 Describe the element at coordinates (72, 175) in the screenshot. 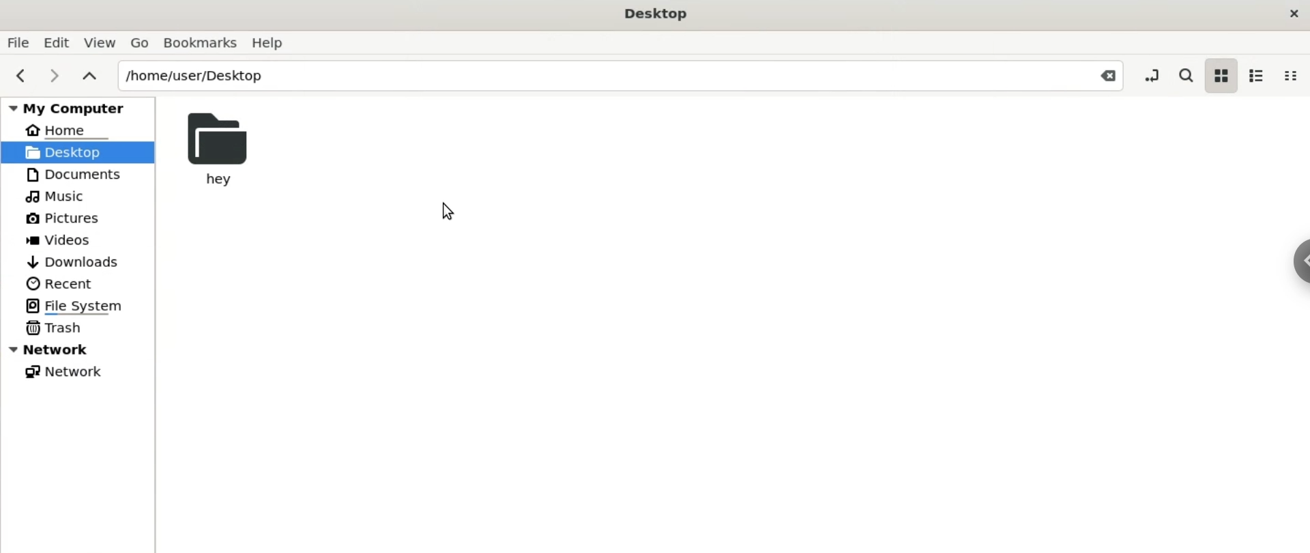

I see `documents` at that location.